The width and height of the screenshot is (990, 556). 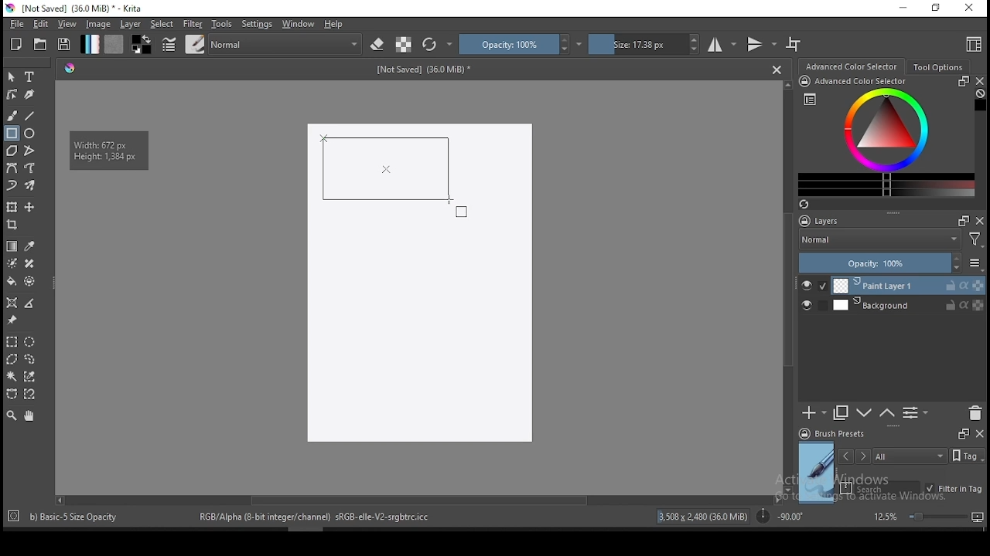 I want to click on close docker, so click(x=980, y=220).